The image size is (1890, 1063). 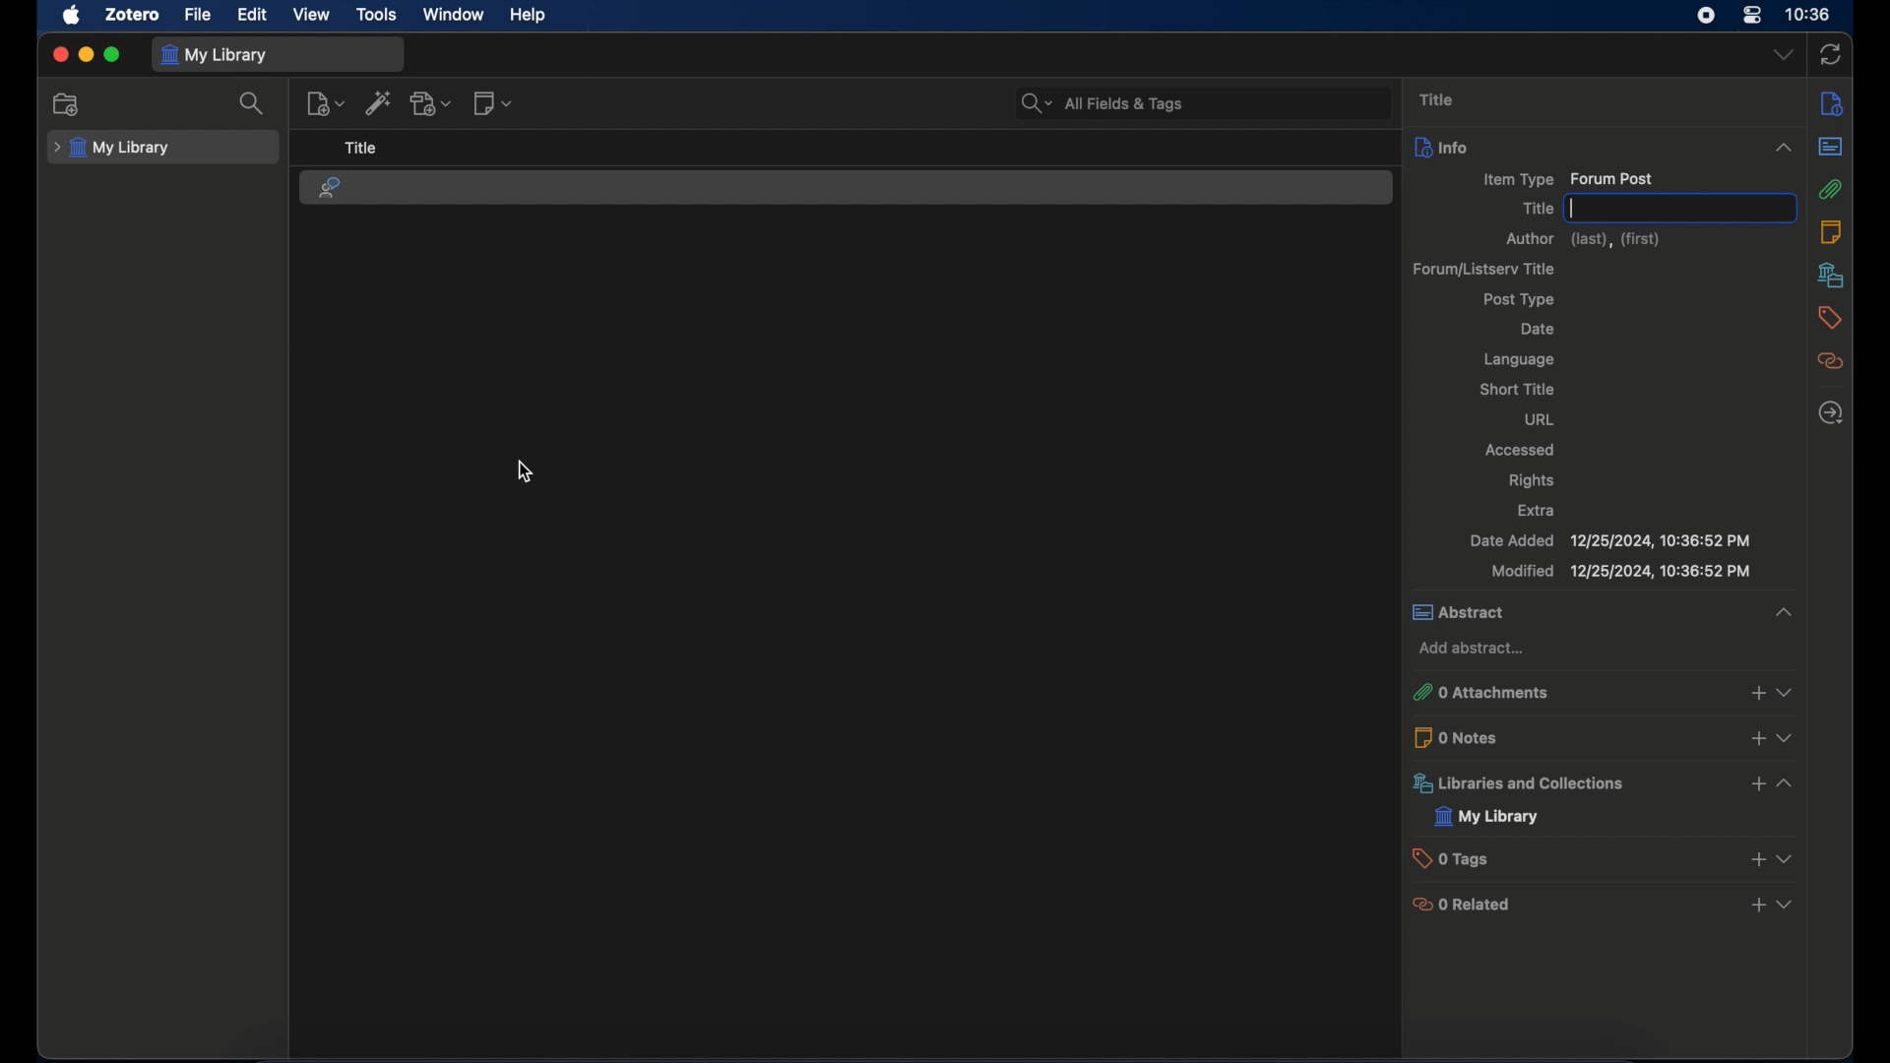 What do you see at coordinates (1831, 276) in the screenshot?
I see `libraries` at bounding box center [1831, 276].